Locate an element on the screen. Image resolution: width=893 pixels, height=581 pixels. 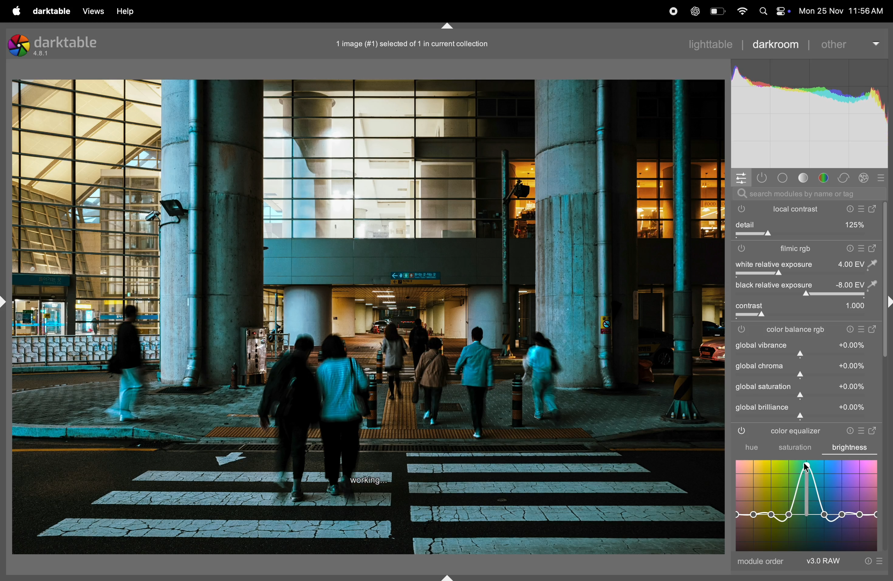
toggle  is located at coordinates (803, 235).